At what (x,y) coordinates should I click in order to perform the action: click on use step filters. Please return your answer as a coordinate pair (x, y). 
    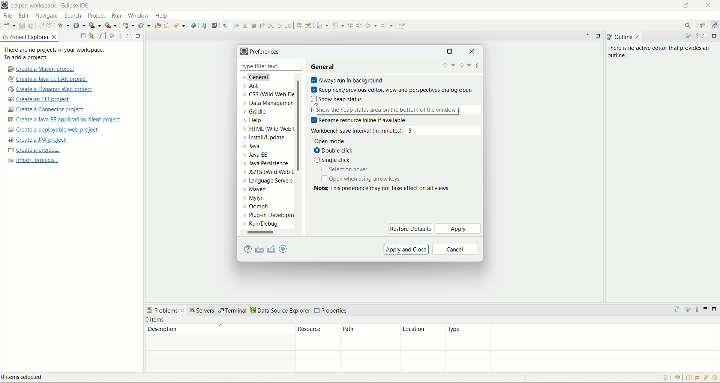
    Looking at the image, I should click on (309, 25).